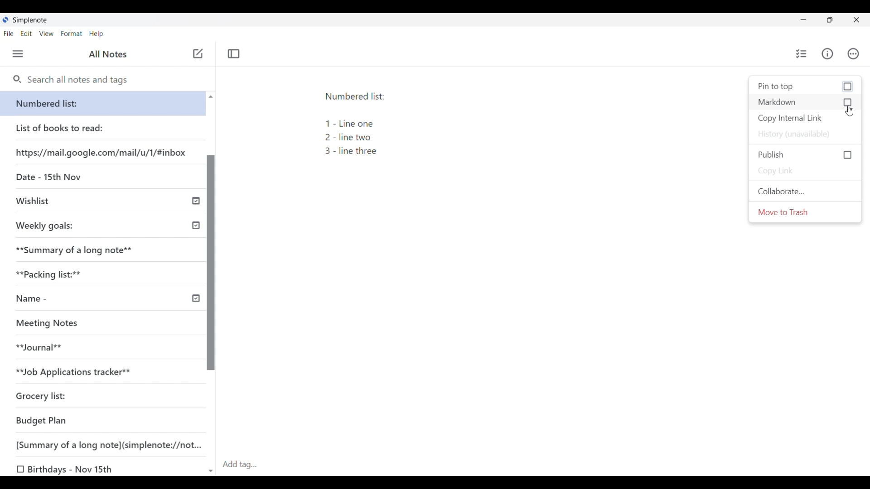 The image size is (870, 489). I want to click on Click to add tag, so click(544, 463).